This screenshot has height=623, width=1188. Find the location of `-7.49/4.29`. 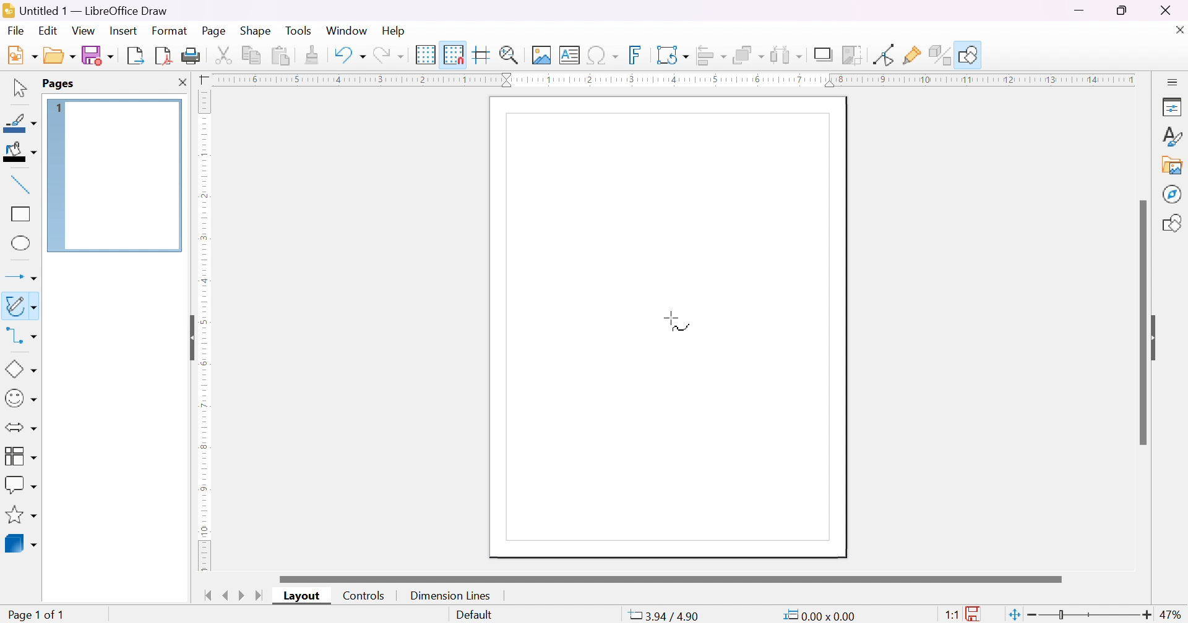

-7.49/4.29 is located at coordinates (665, 616).